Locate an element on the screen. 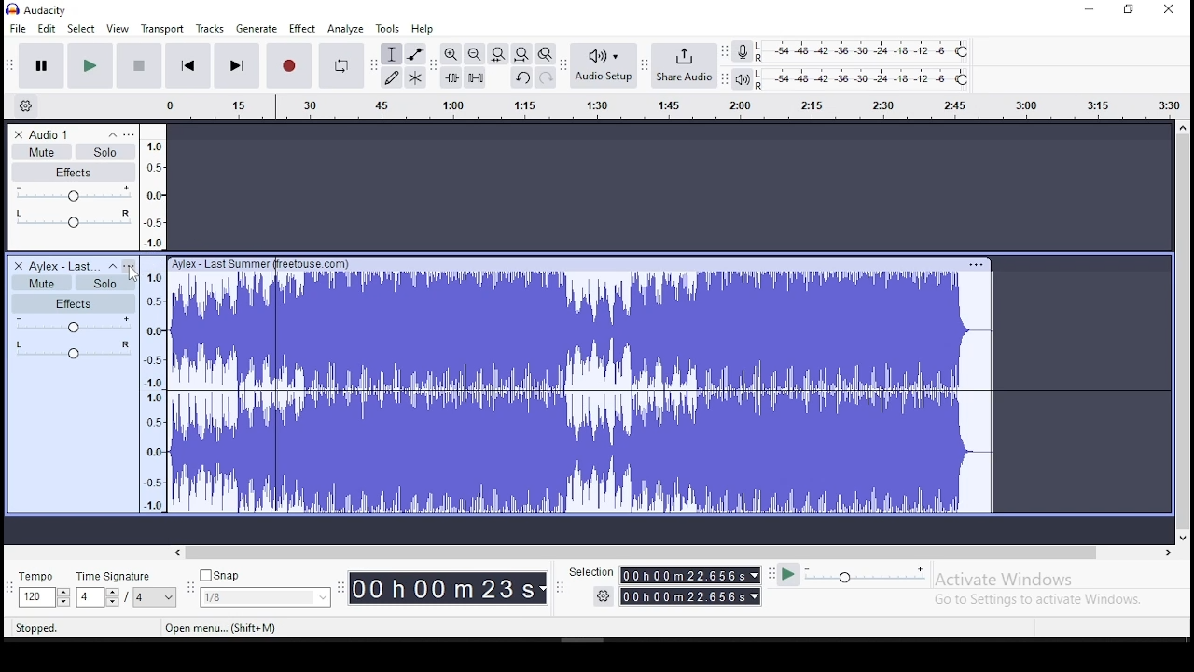 The image size is (1194, 672). snap is located at coordinates (223, 576).